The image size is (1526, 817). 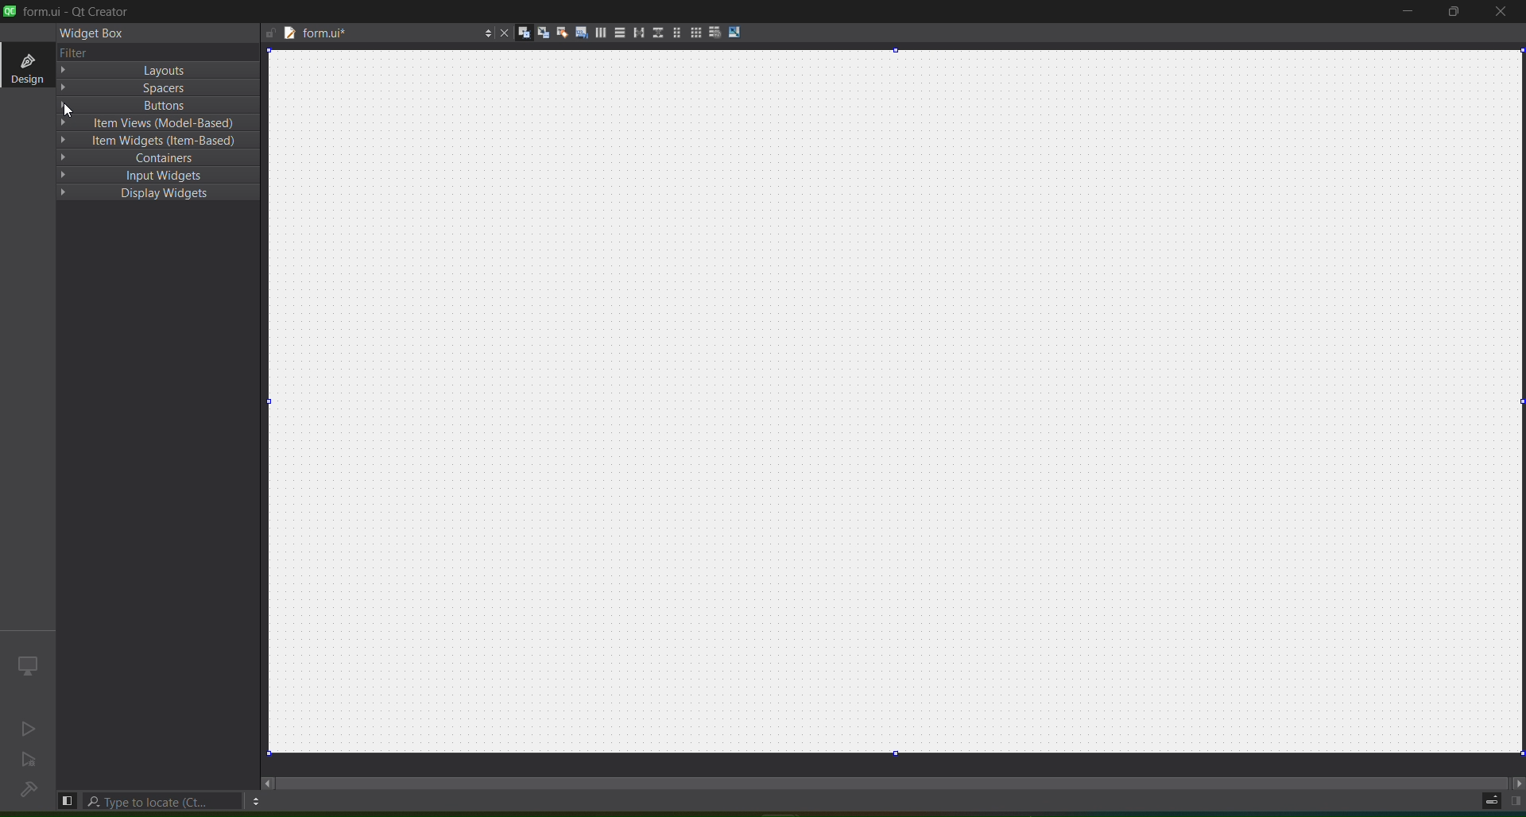 I want to click on no active project, so click(x=29, y=761).